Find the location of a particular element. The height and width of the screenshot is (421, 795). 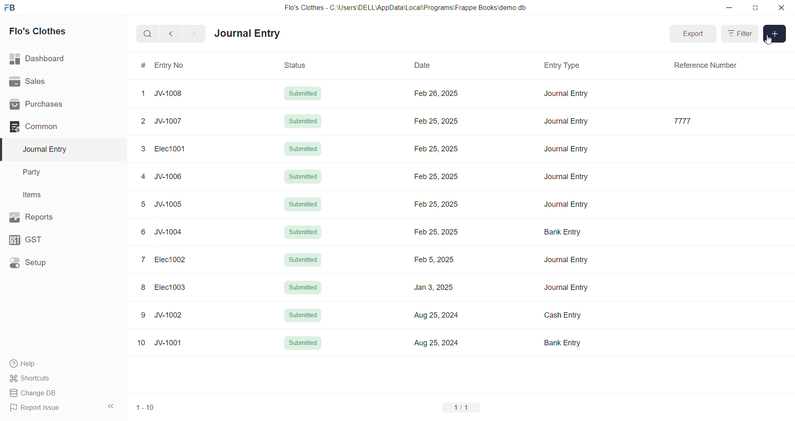

Export is located at coordinates (695, 35).